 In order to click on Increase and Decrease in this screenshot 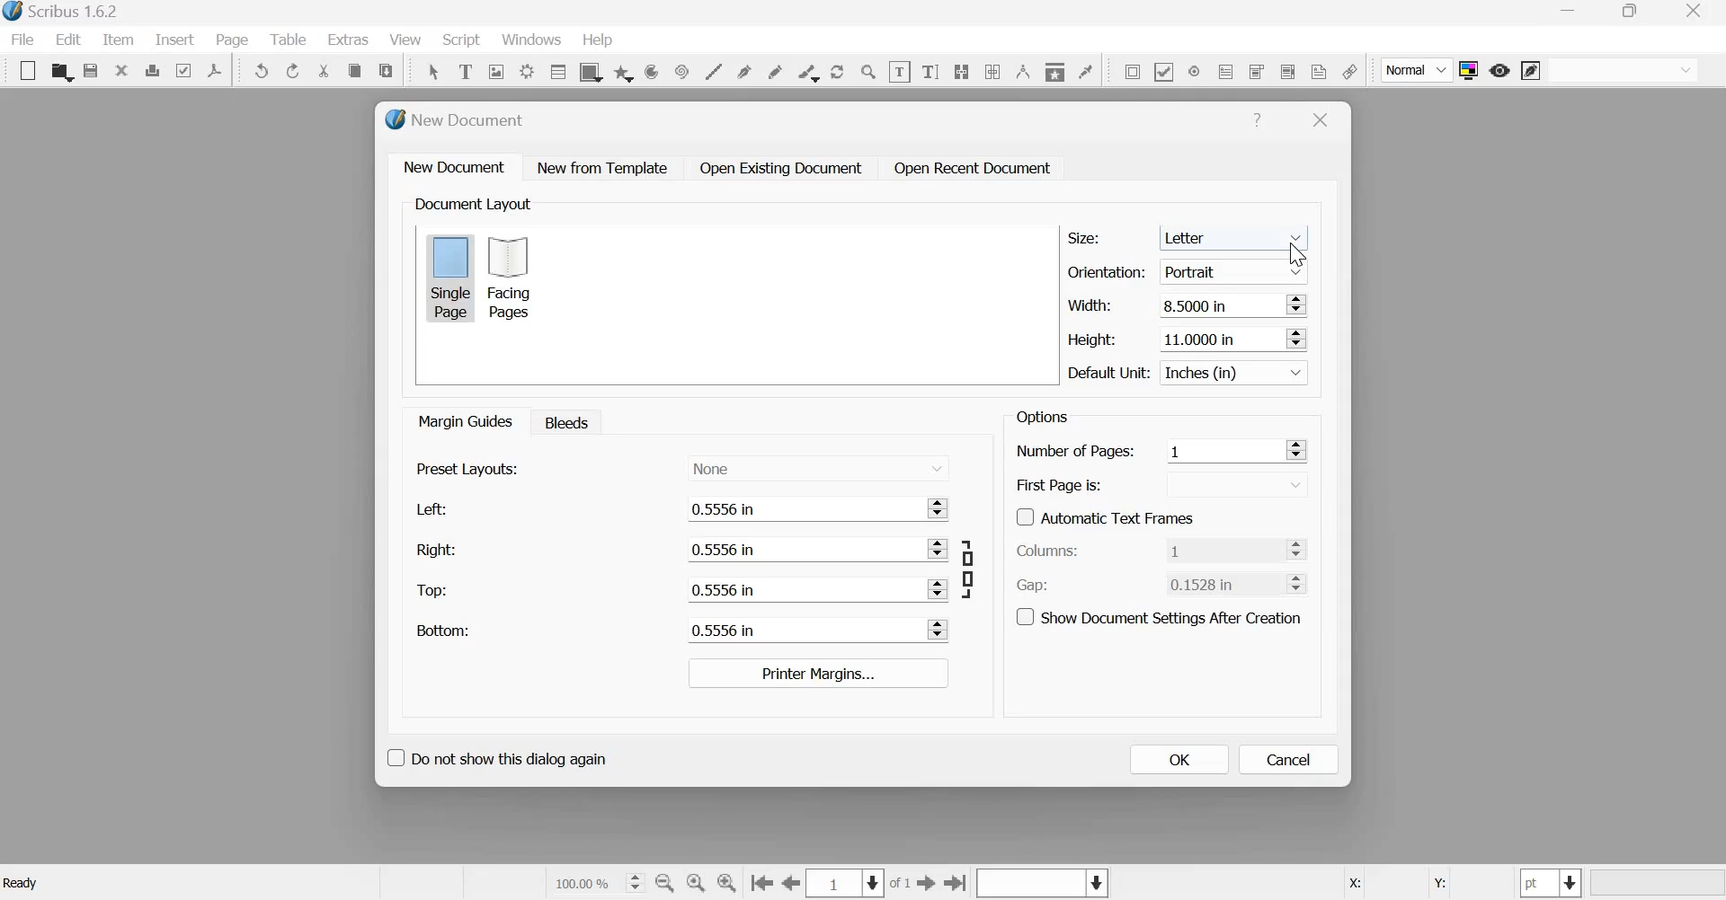, I will do `click(941, 507)`.